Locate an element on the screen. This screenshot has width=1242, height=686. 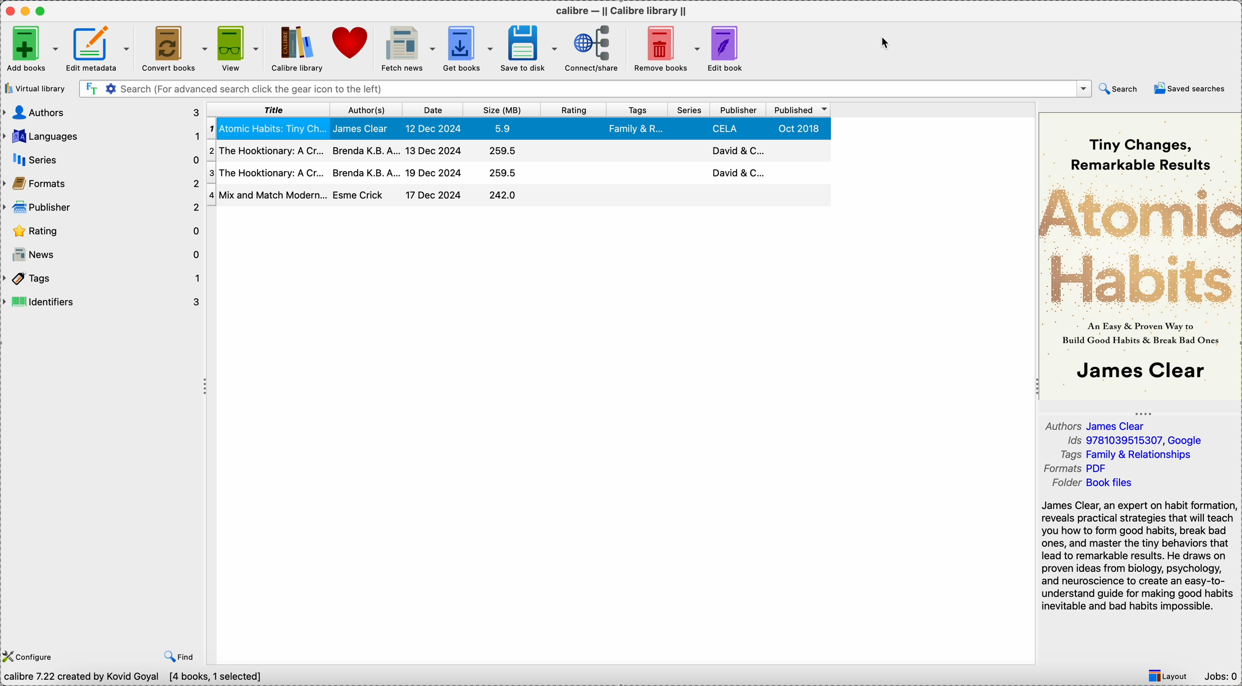
hide is located at coordinates (1143, 412).